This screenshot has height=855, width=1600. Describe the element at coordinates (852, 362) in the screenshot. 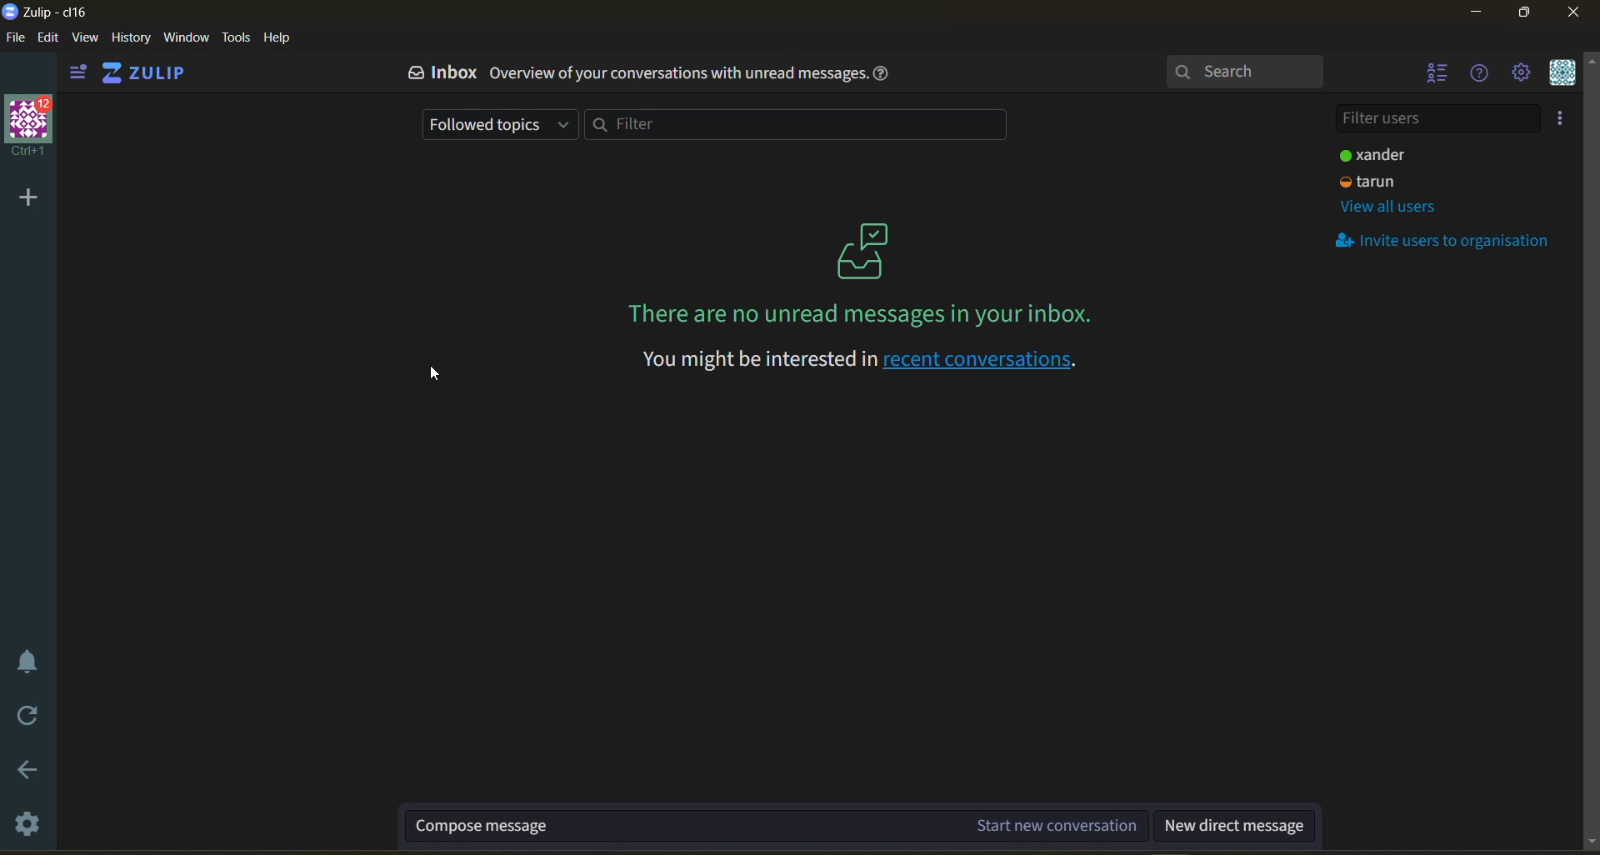

I see `recent conversations` at that location.